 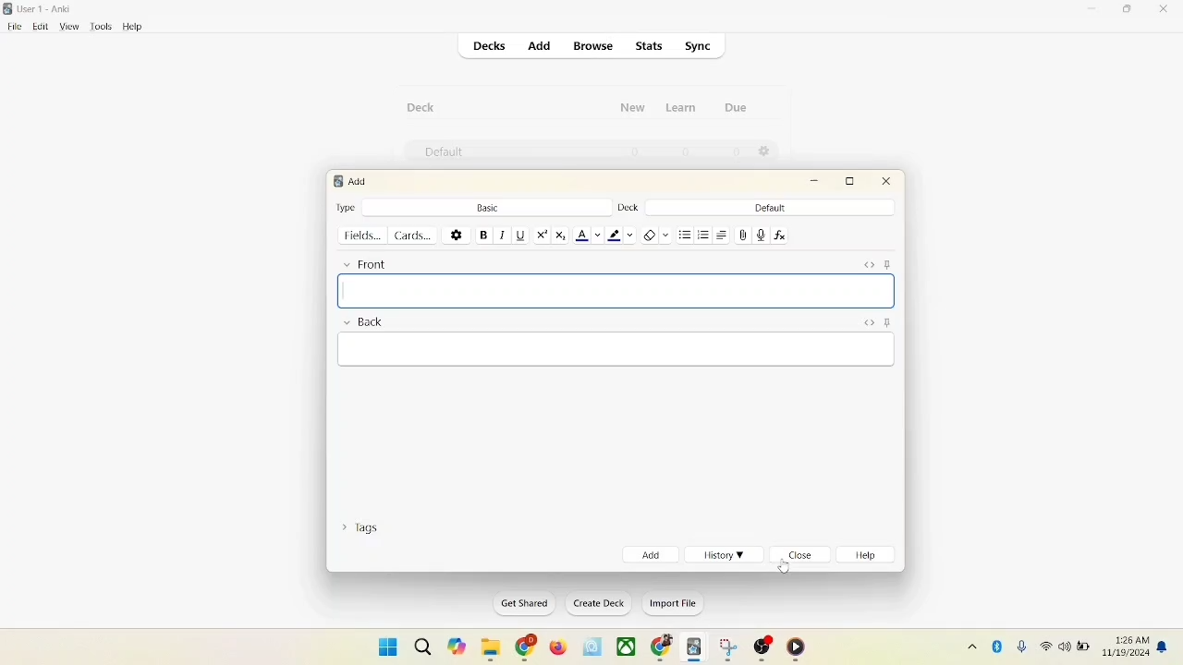 What do you see at coordinates (48, 9) in the screenshot?
I see `User1-Anki` at bounding box center [48, 9].